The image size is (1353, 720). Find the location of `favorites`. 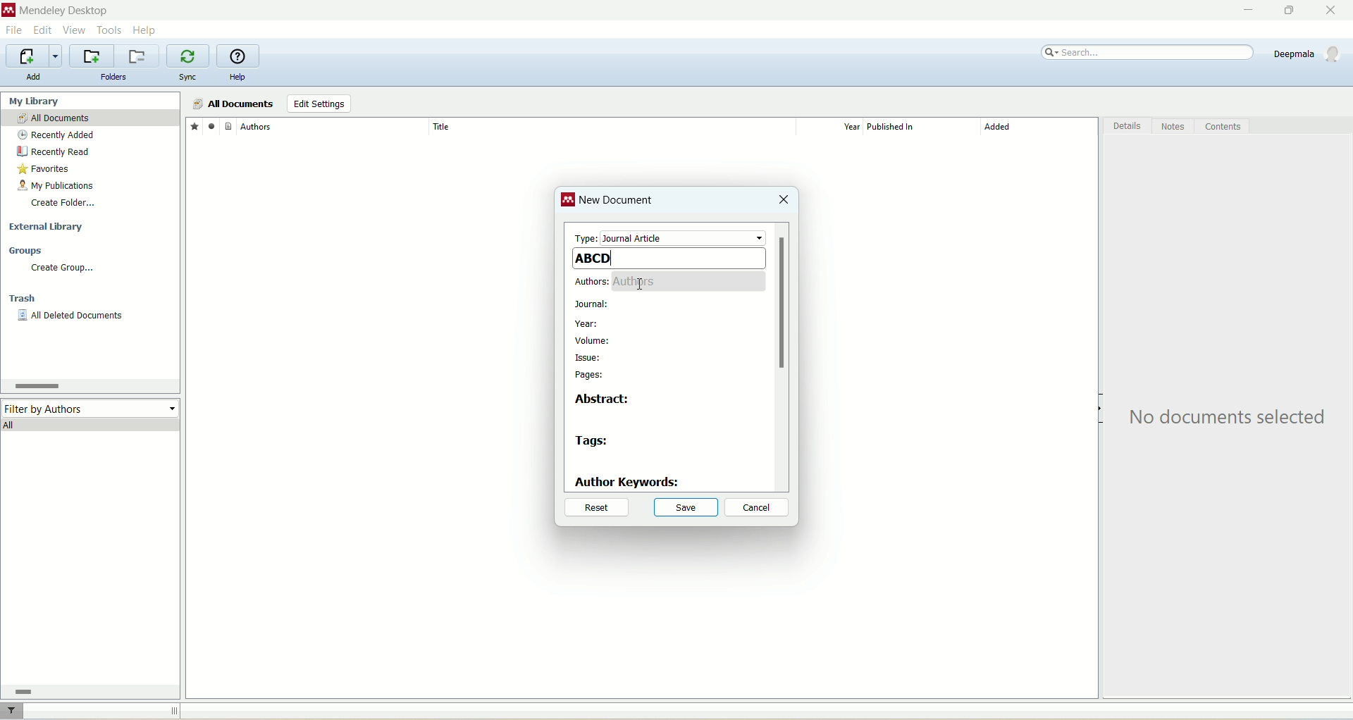

favorites is located at coordinates (45, 170).